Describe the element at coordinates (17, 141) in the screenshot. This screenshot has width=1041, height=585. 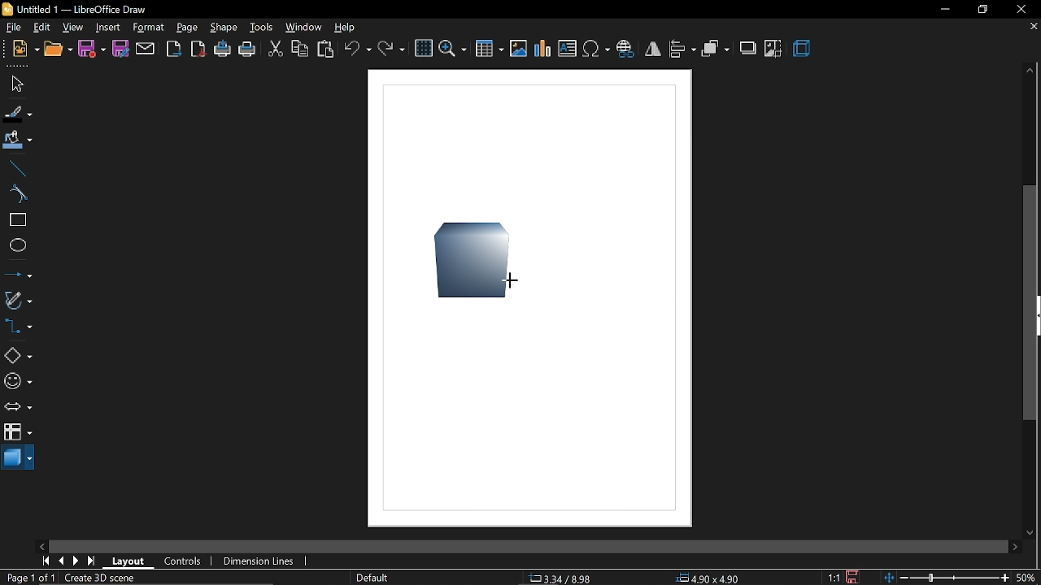
I see `fill color` at that location.